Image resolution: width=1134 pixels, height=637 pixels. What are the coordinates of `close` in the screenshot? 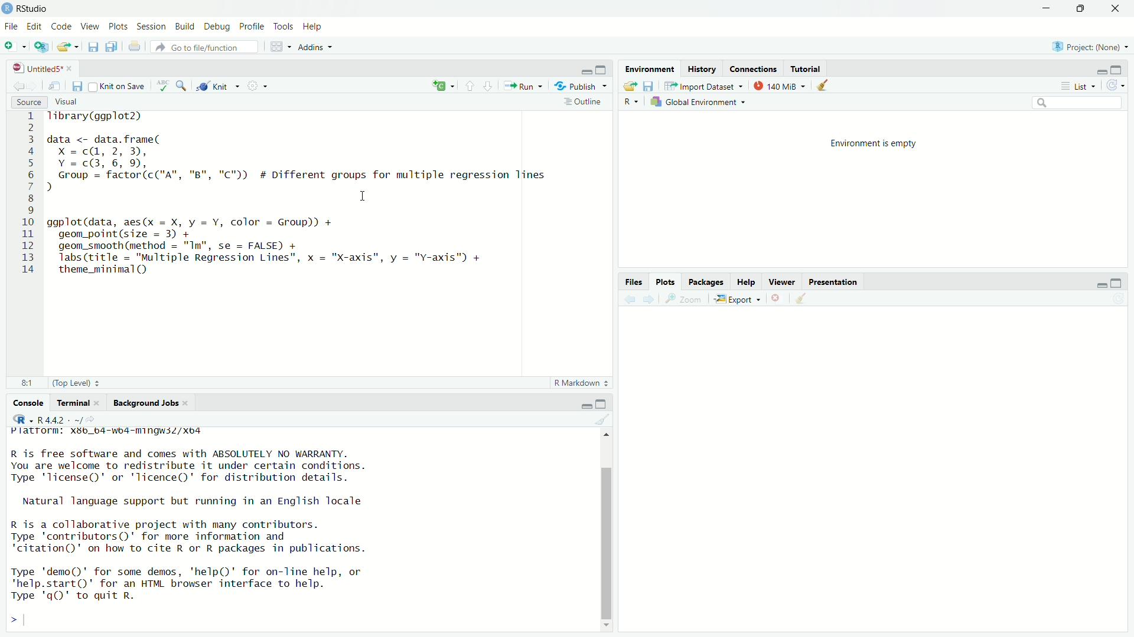 It's located at (1120, 9).